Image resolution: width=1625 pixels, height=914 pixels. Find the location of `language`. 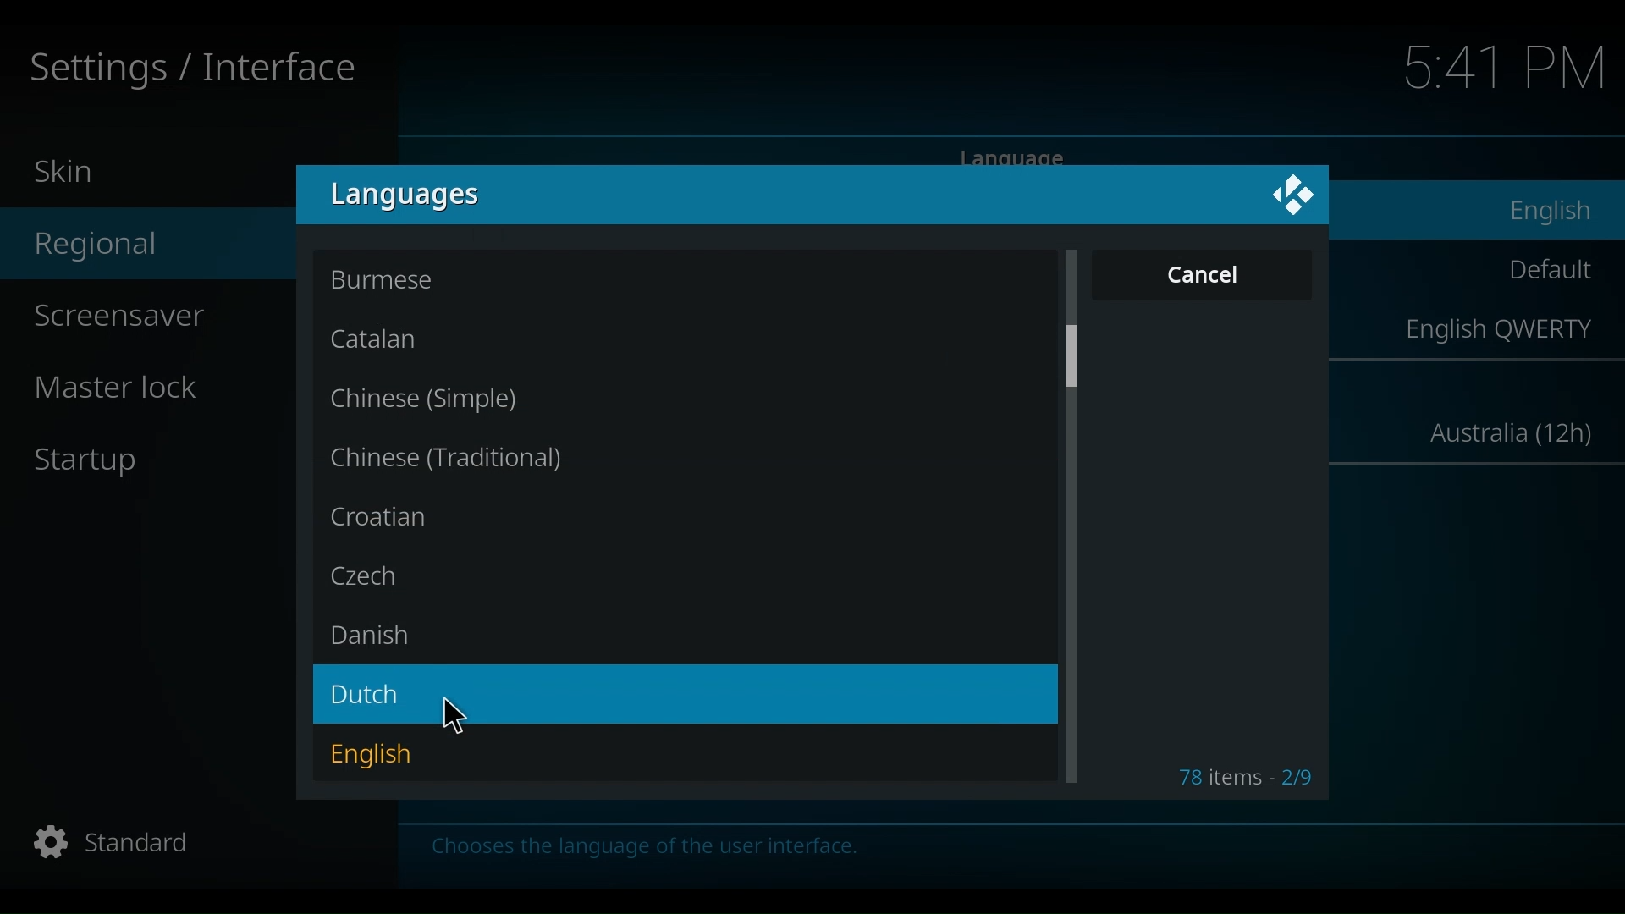

language is located at coordinates (1032, 156).